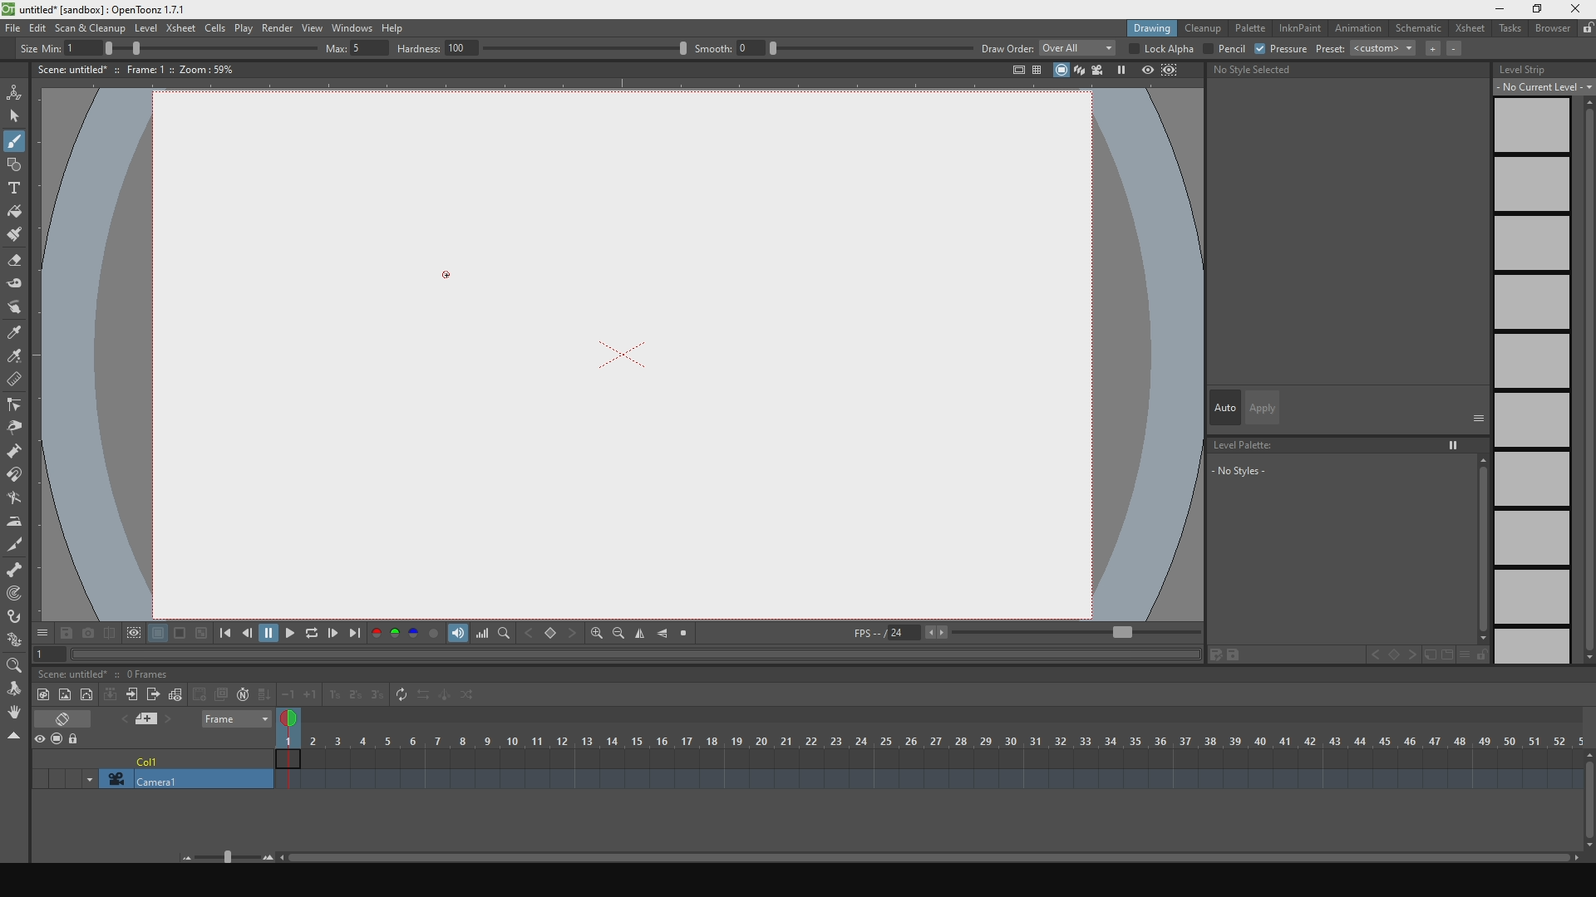 The width and height of the screenshot is (1596, 897). I want to click on select, so click(16, 116).